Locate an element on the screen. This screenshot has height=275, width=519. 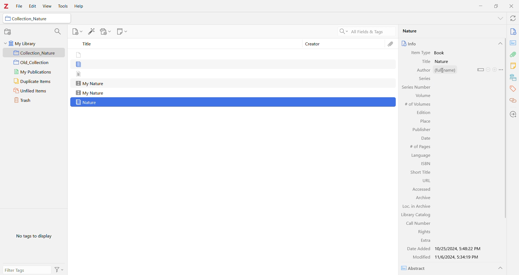
My Nature is located at coordinates (90, 93).